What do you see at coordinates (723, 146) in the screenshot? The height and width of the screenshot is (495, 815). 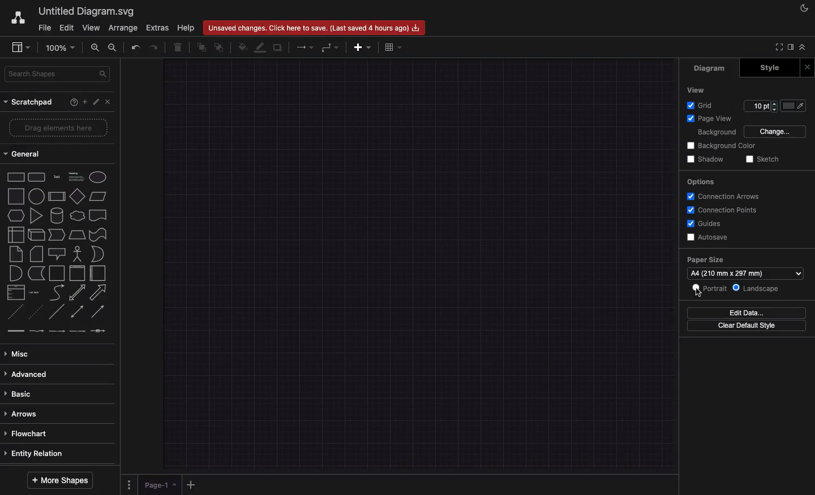 I see `Background color` at bounding box center [723, 146].